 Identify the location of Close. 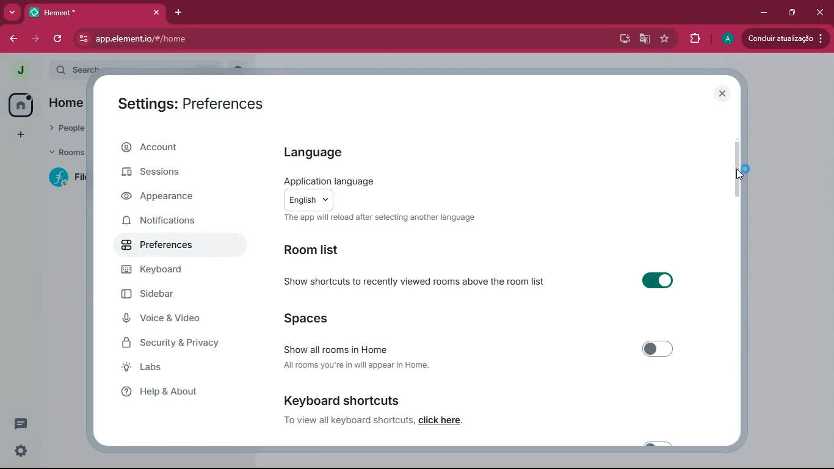
(155, 13).